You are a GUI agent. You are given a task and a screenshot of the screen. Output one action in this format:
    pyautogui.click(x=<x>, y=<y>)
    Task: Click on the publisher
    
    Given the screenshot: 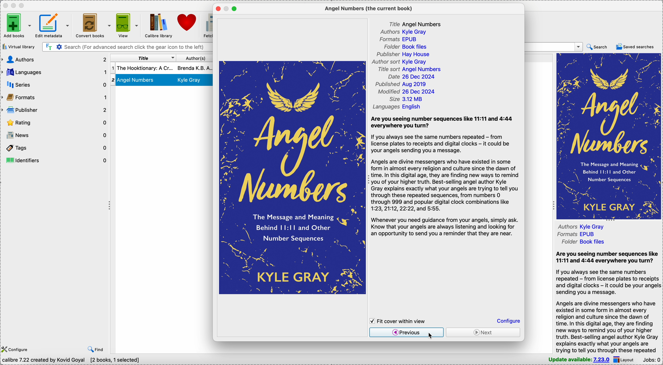 What is the action you would take?
    pyautogui.click(x=403, y=54)
    